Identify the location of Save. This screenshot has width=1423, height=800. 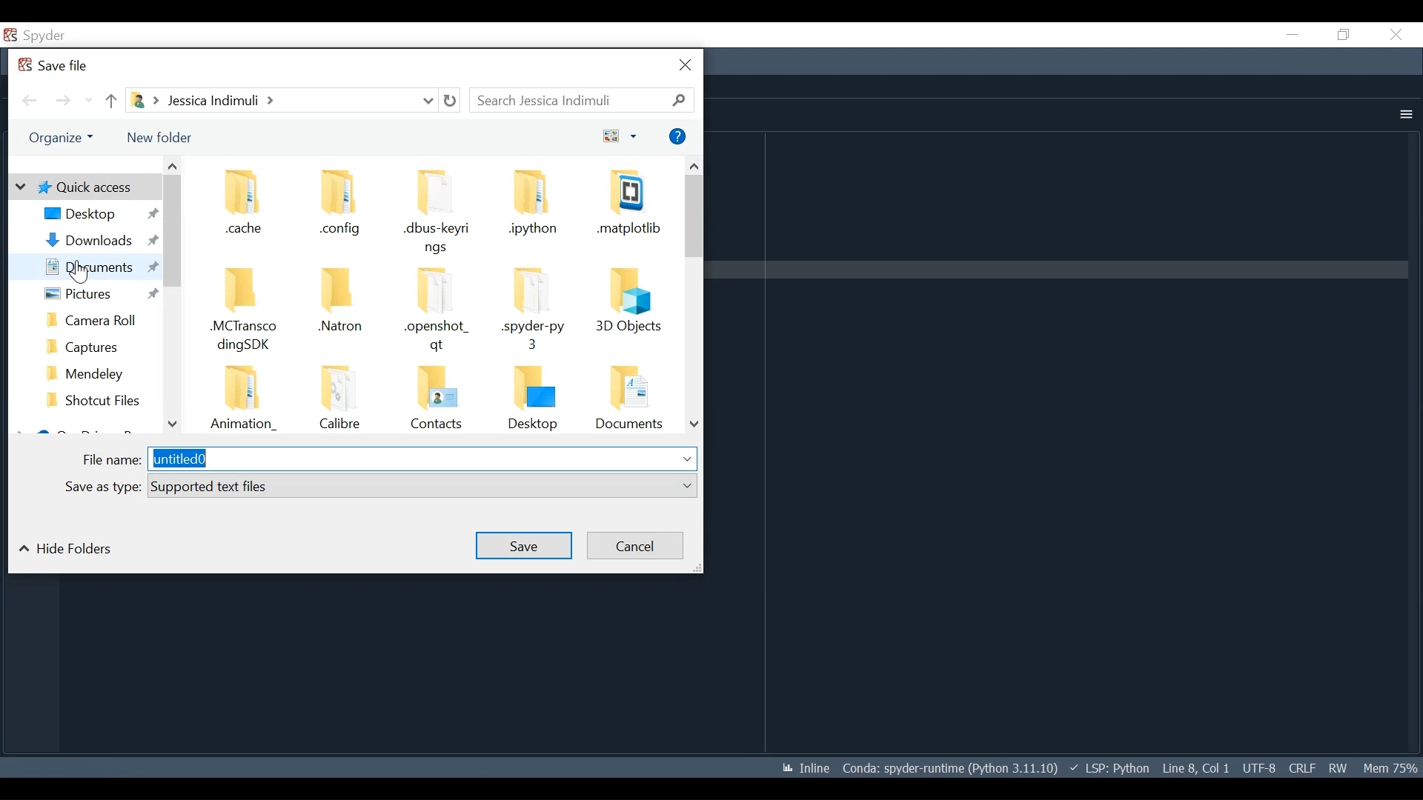
(526, 546).